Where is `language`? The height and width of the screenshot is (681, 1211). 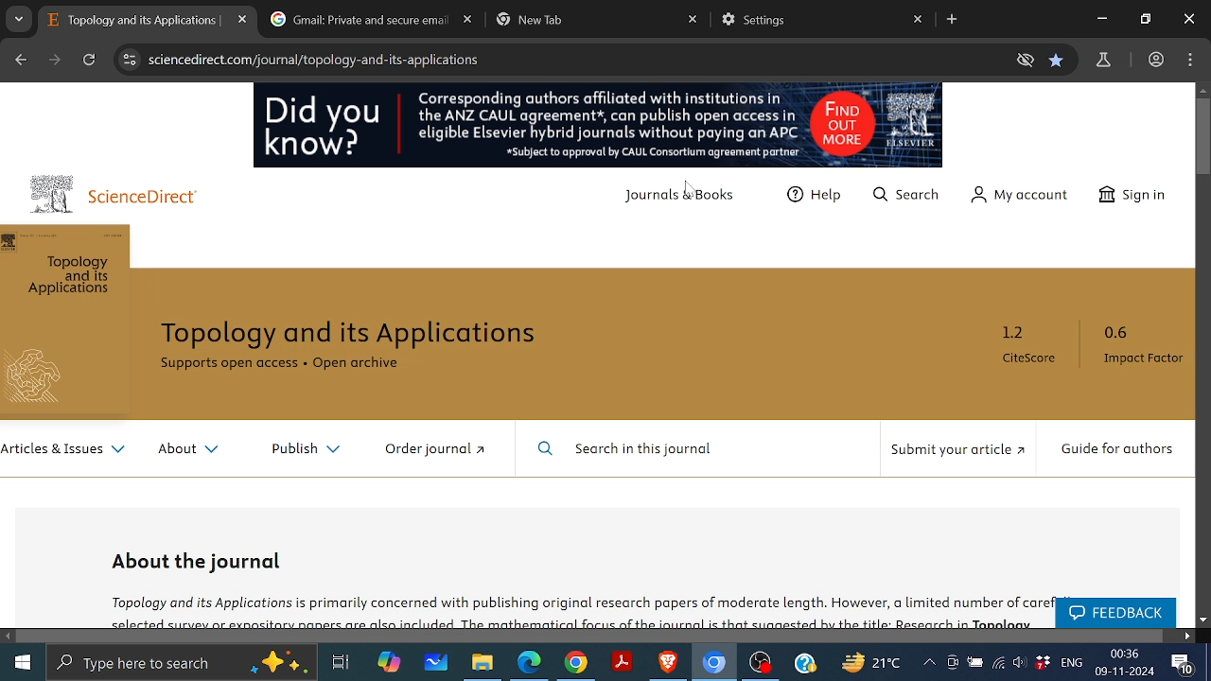
language is located at coordinates (1071, 663).